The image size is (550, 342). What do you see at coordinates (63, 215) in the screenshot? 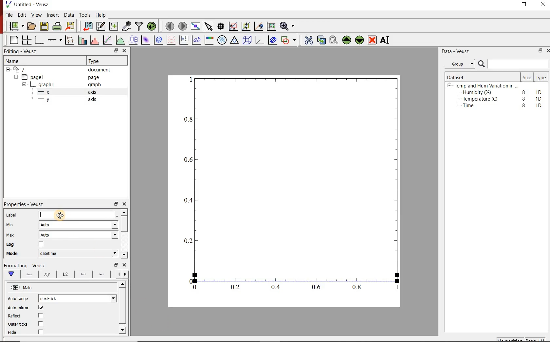
I see `Cursor` at bounding box center [63, 215].